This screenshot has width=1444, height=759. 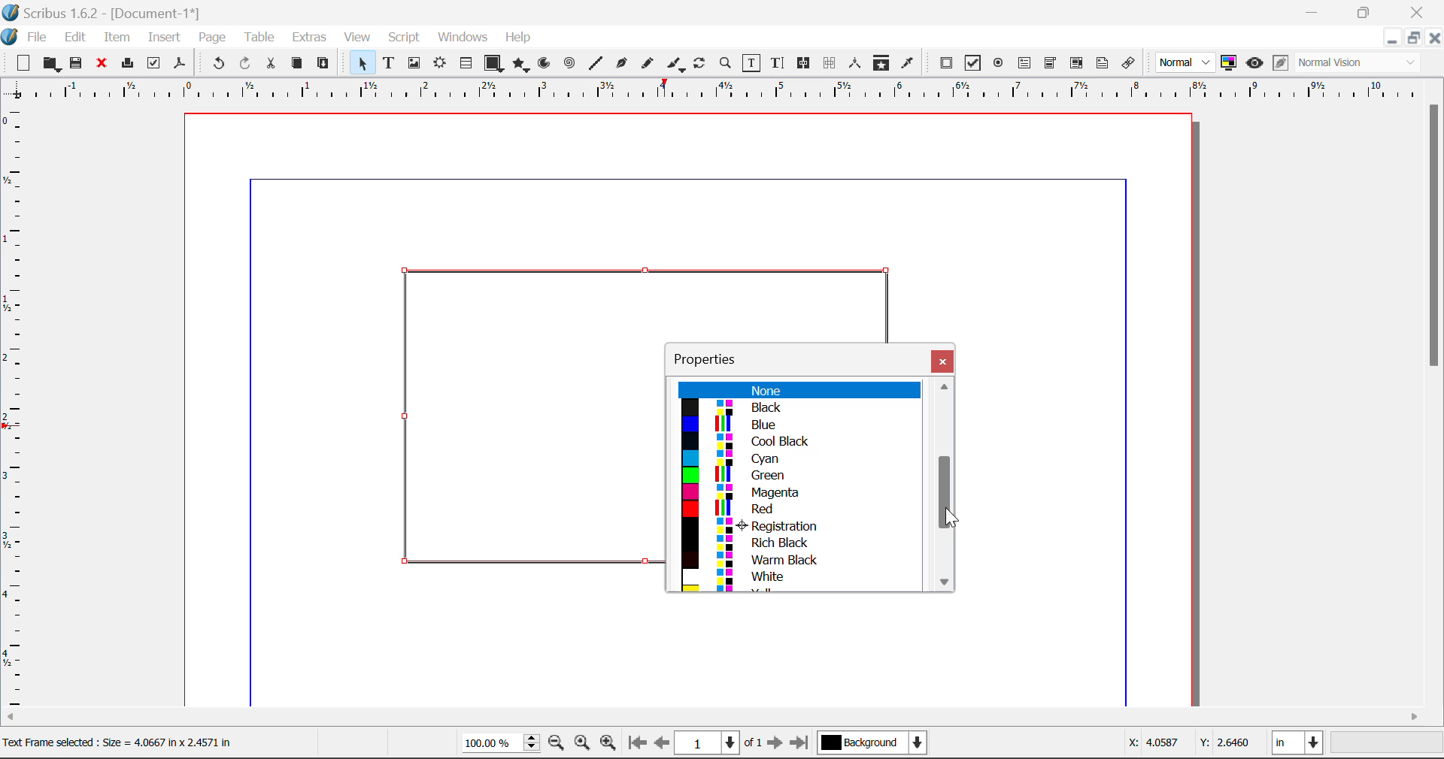 What do you see at coordinates (778, 745) in the screenshot?
I see `Next Page` at bounding box center [778, 745].